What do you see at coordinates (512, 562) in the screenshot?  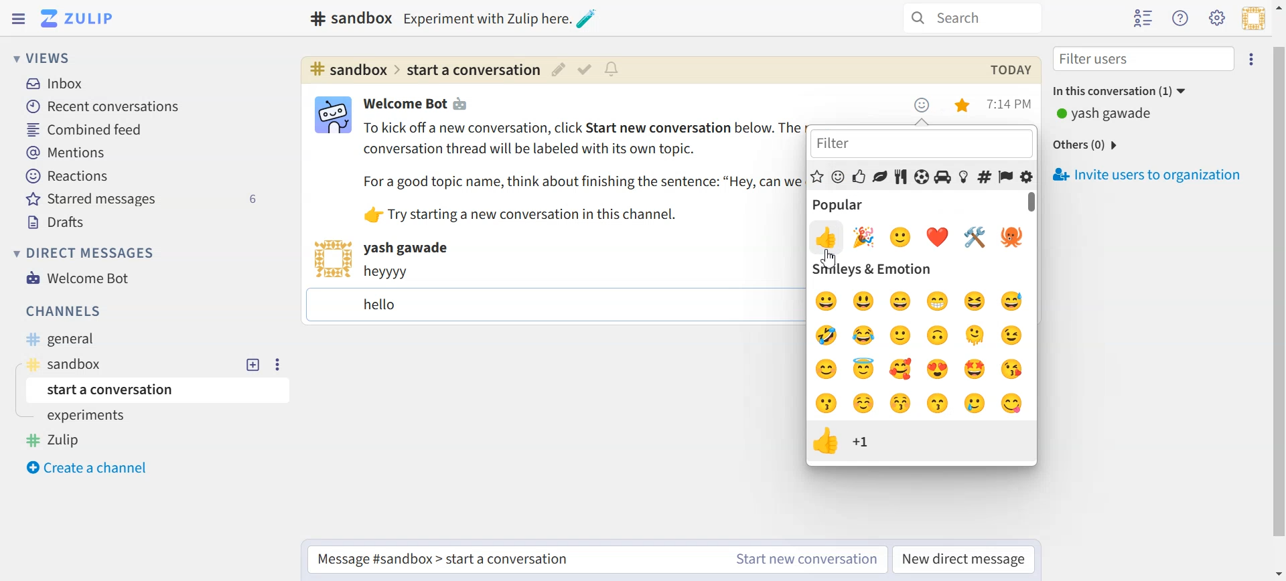 I see `Start a conversation` at bounding box center [512, 562].